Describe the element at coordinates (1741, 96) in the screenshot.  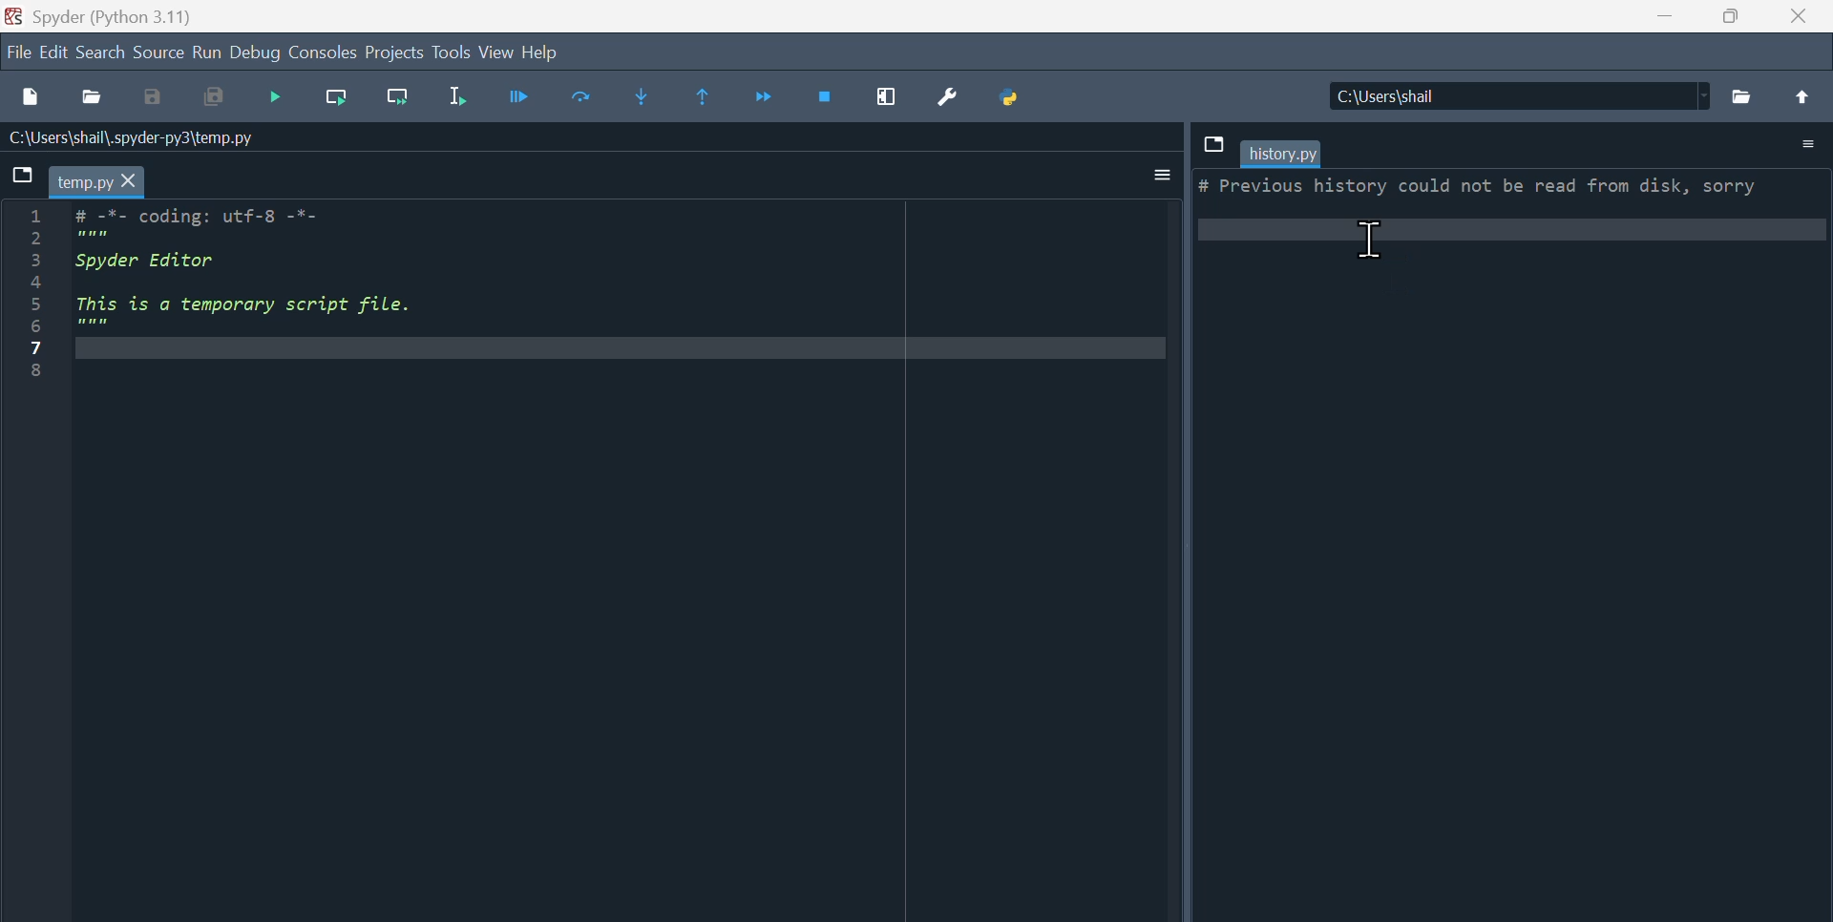
I see `Browse` at that location.